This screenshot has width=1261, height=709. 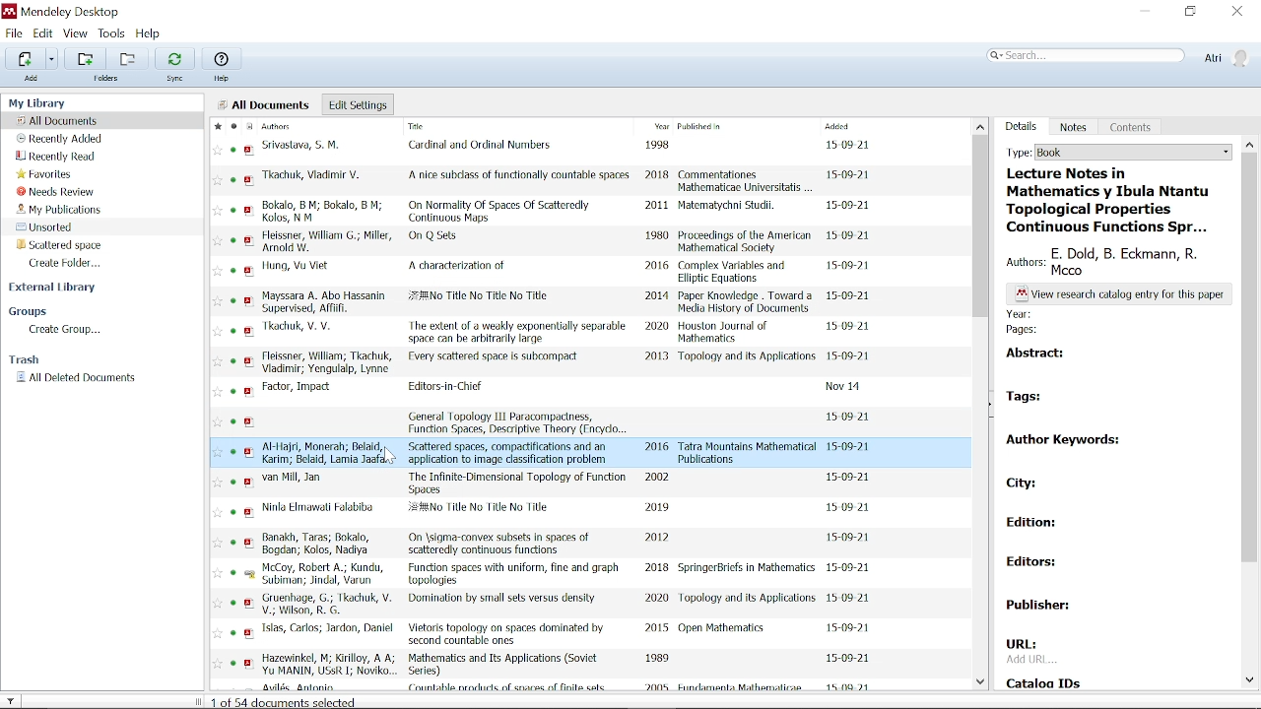 I want to click on authors, so click(x=325, y=302).